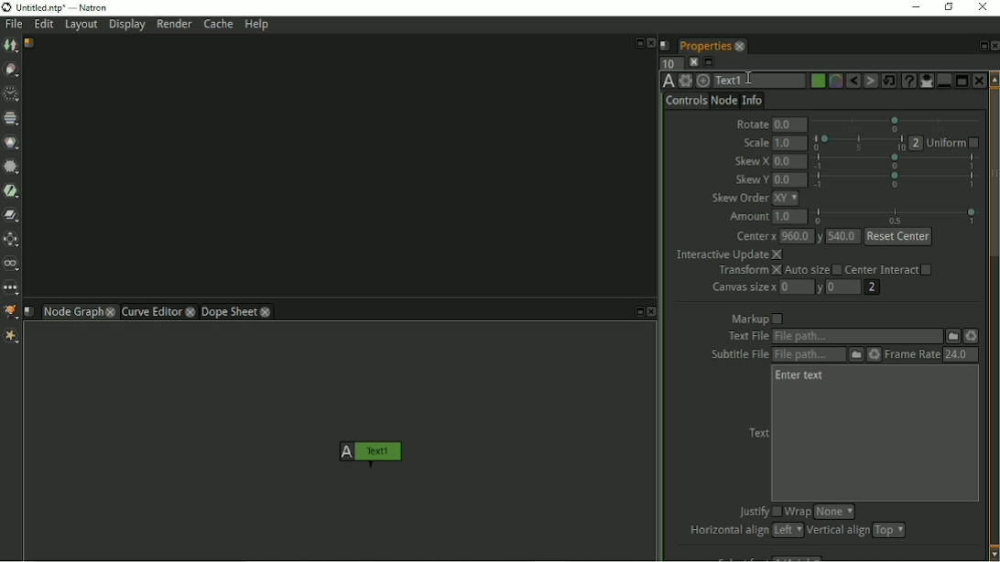 Image resolution: width=1000 pixels, height=562 pixels. Describe the element at coordinates (751, 122) in the screenshot. I see `Rotate` at that location.